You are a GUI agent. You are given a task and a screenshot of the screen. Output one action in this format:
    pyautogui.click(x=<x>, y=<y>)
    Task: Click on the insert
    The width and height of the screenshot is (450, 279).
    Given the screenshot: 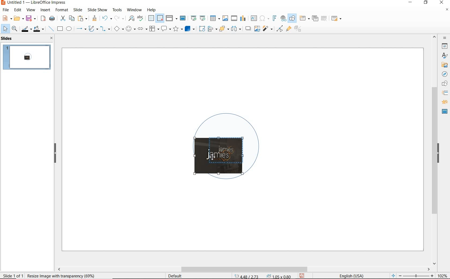 What is the action you would take?
    pyautogui.click(x=46, y=10)
    